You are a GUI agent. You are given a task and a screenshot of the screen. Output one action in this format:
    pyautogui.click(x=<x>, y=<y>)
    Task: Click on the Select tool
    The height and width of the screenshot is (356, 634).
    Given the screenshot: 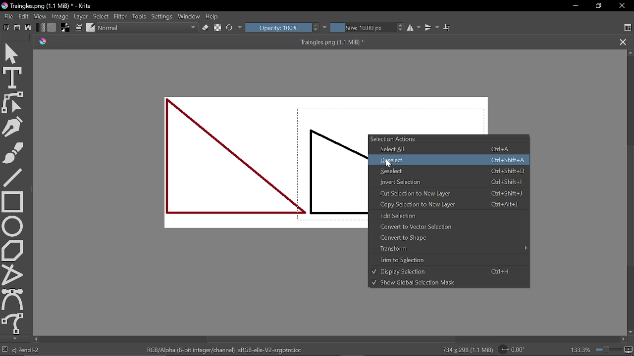 What is the action you would take?
    pyautogui.click(x=13, y=54)
    